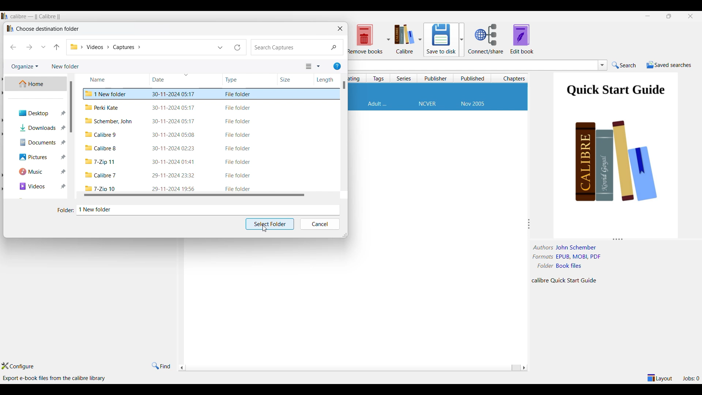  I want to click on Rating column, so click(356, 79).